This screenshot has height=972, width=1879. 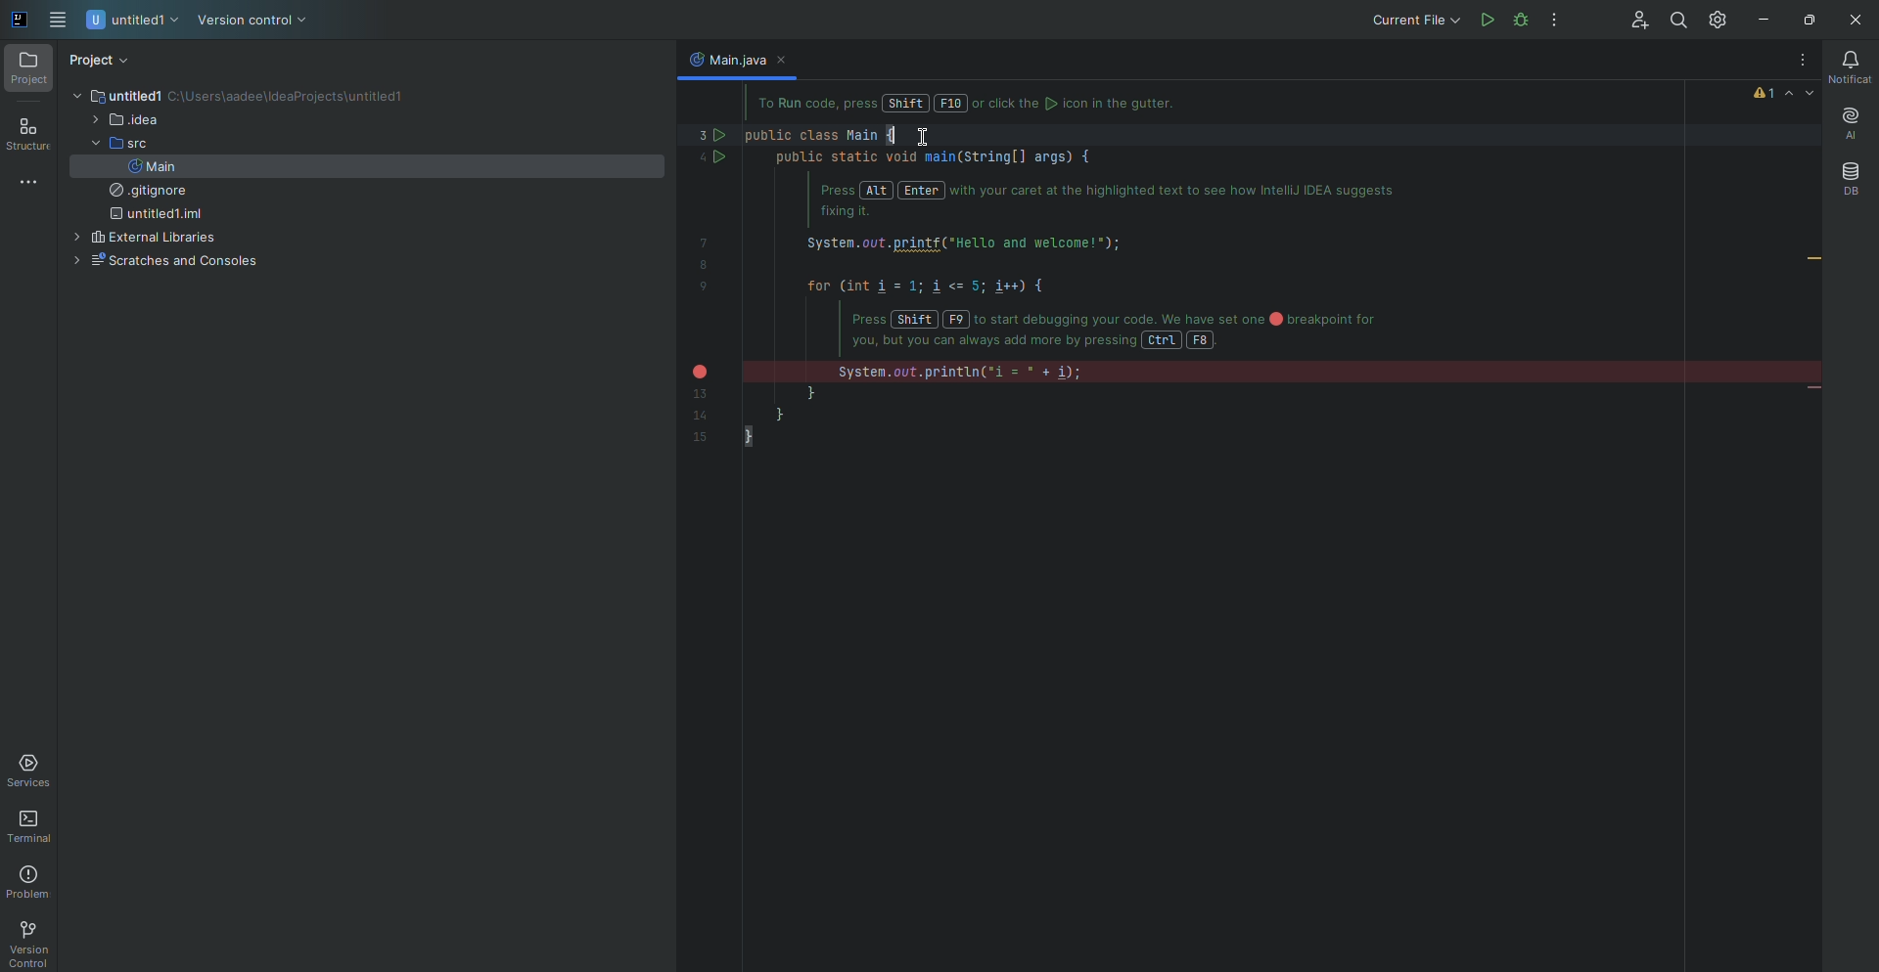 What do you see at coordinates (1852, 21) in the screenshot?
I see `Close` at bounding box center [1852, 21].